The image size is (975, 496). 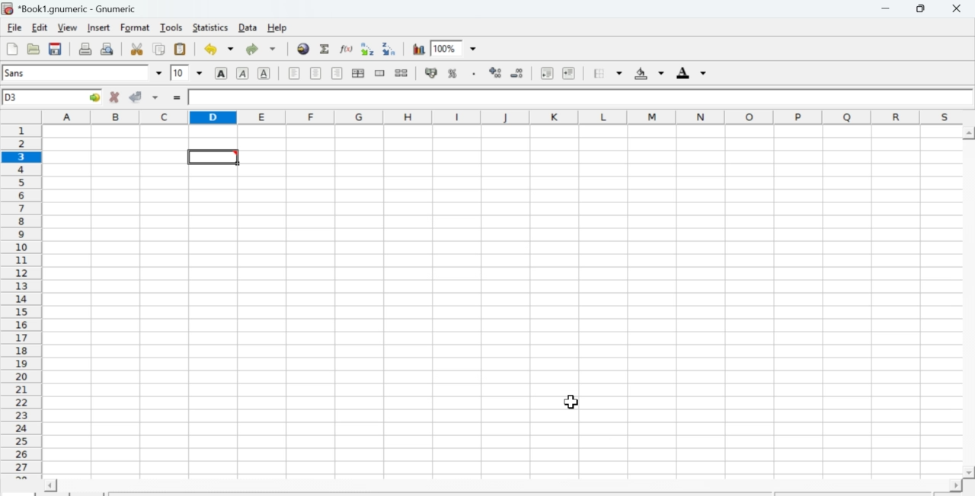 I want to click on Insert, so click(x=99, y=27).